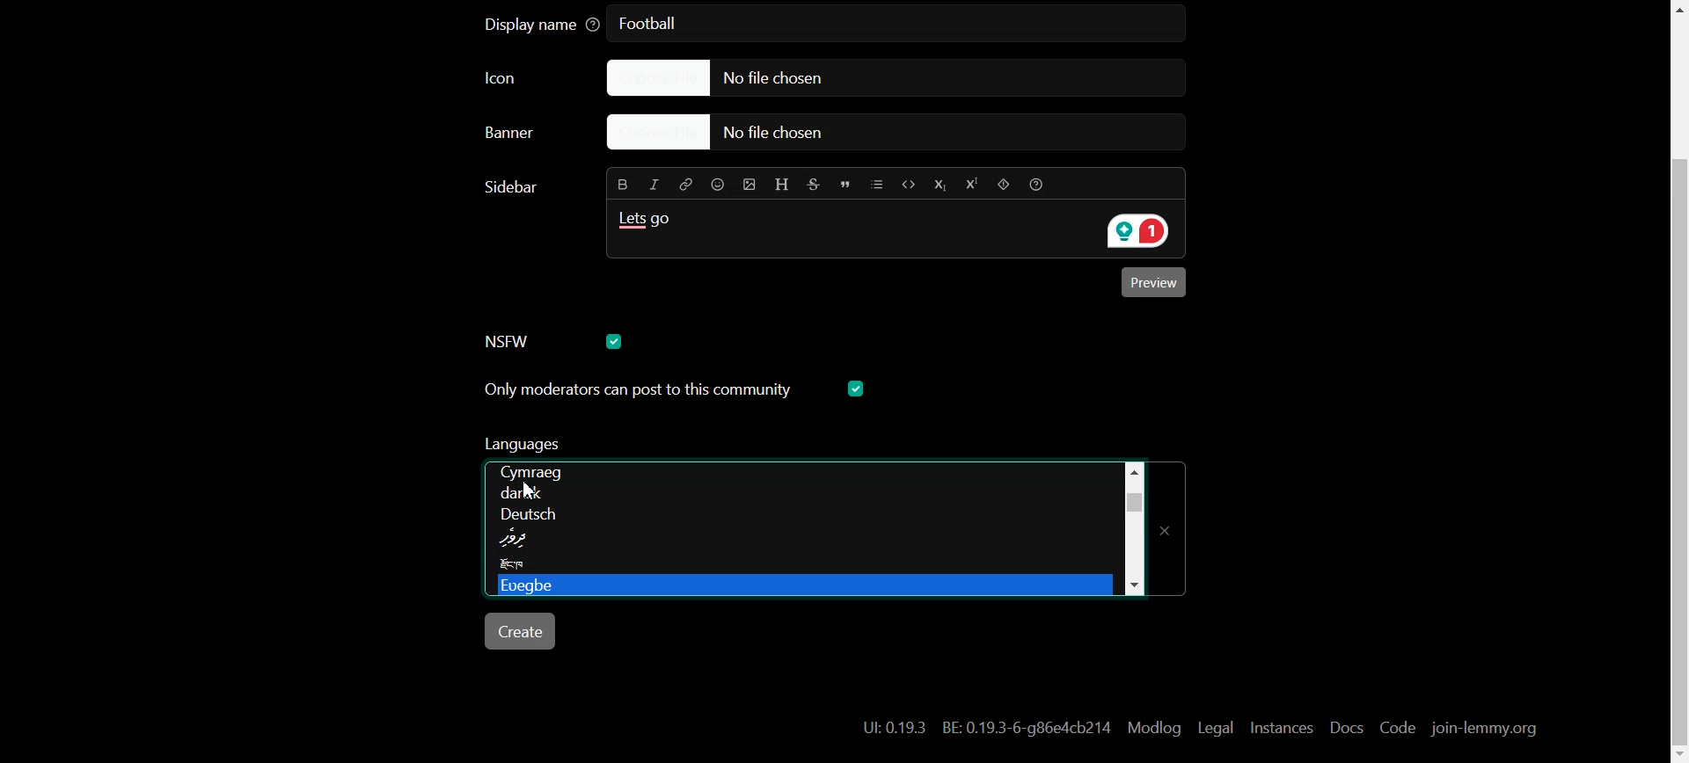 Image resolution: width=1689 pixels, height=763 pixels. What do you see at coordinates (795, 547) in the screenshot?
I see `Language` at bounding box center [795, 547].